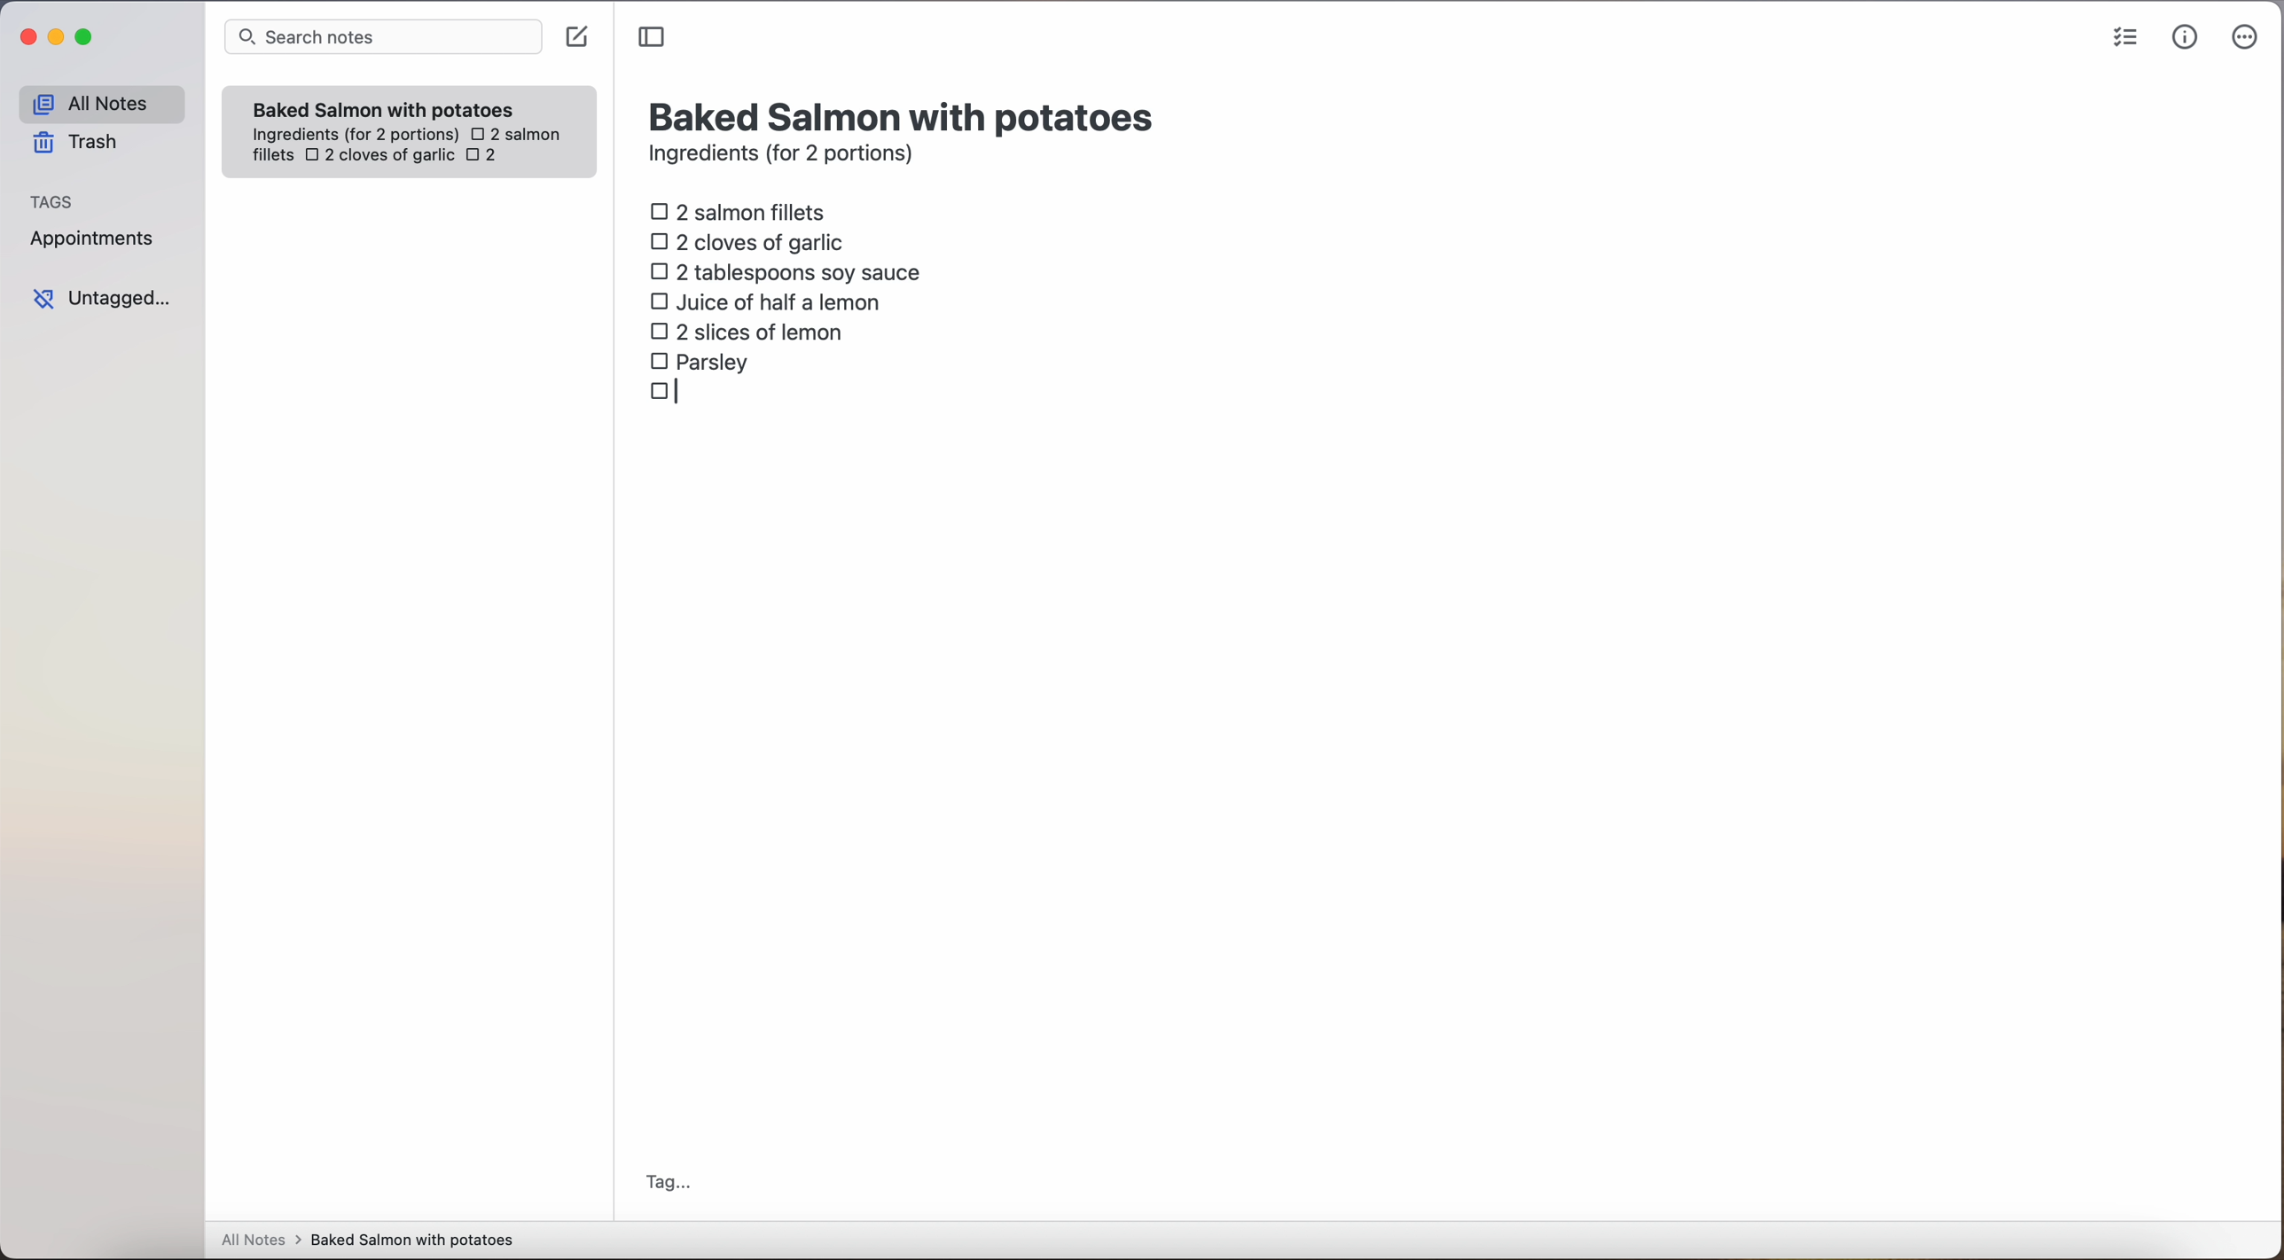  What do you see at coordinates (785, 271) in the screenshot?
I see `2 tablespoons soy sauce` at bounding box center [785, 271].